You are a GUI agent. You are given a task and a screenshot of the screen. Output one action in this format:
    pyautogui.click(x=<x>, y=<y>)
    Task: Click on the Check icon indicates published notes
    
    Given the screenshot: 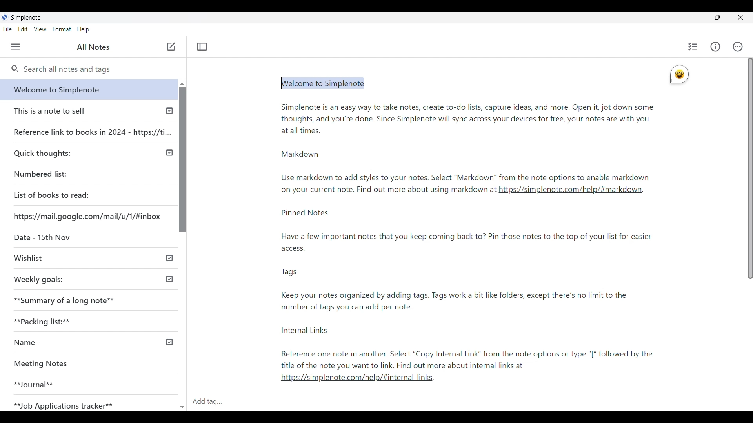 What is the action you would take?
    pyautogui.click(x=169, y=278)
    